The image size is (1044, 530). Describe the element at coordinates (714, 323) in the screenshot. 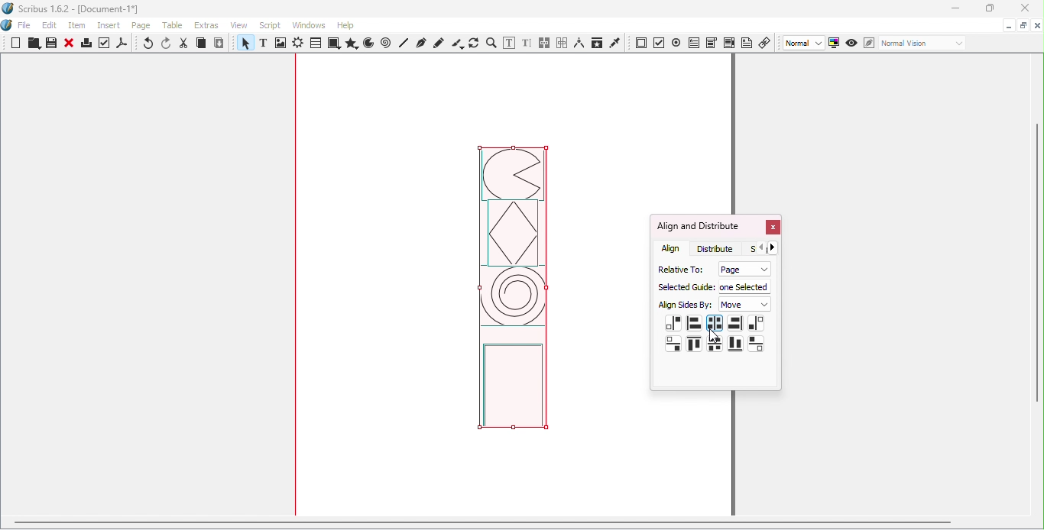

I see `Center on vertical axis` at that location.